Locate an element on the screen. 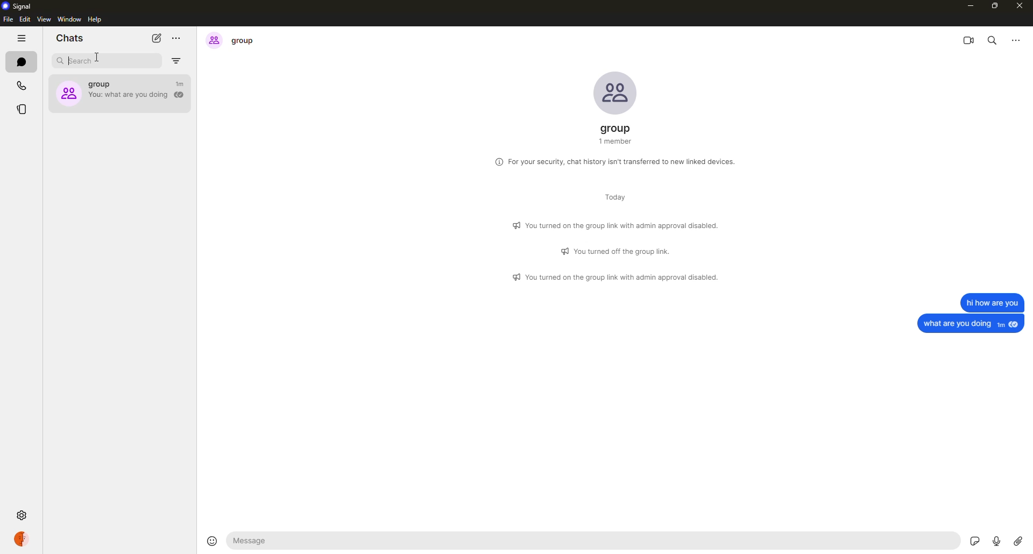  view is located at coordinates (44, 20).